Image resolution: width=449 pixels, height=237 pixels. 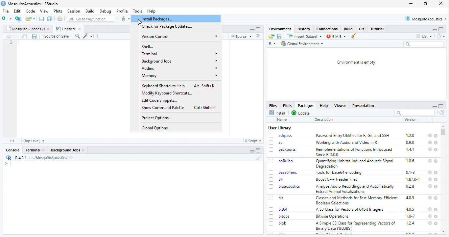 What do you see at coordinates (355, 152) in the screenshot?
I see `Reimplementations of Functions Introduced
Since R-3.0.0` at bounding box center [355, 152].